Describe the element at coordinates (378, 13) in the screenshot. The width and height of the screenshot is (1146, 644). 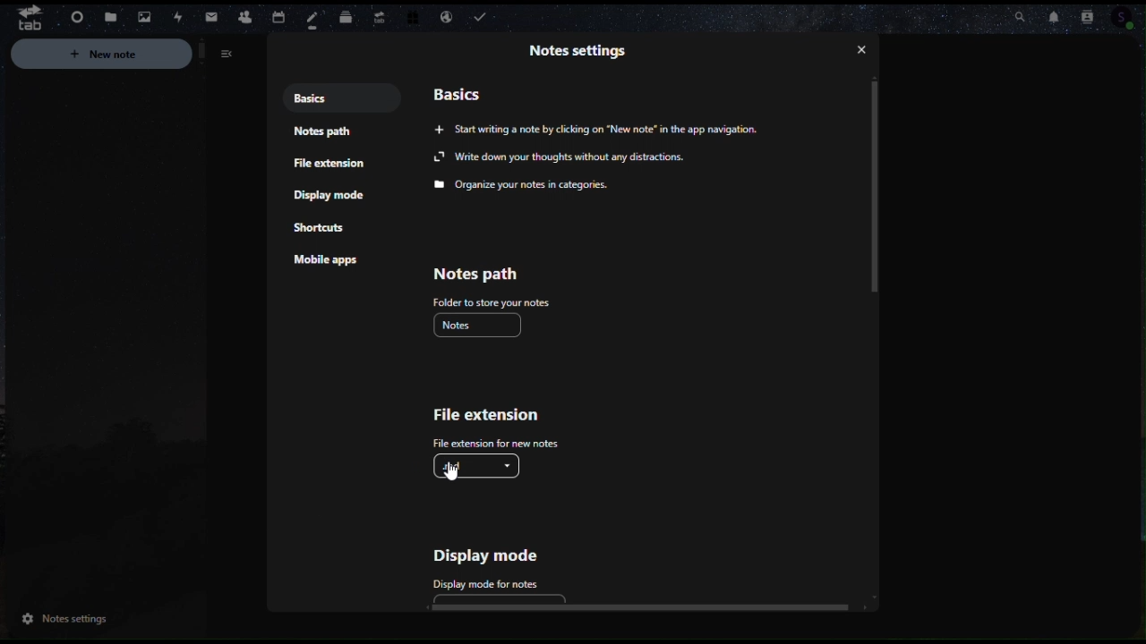
I see `Upgrade` at that location.